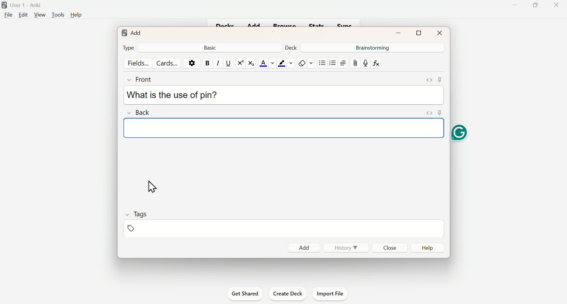  What do you see at coordinates (514, 7) in the screenshot?
I see `Minimise` at bounding box center [514, 7].